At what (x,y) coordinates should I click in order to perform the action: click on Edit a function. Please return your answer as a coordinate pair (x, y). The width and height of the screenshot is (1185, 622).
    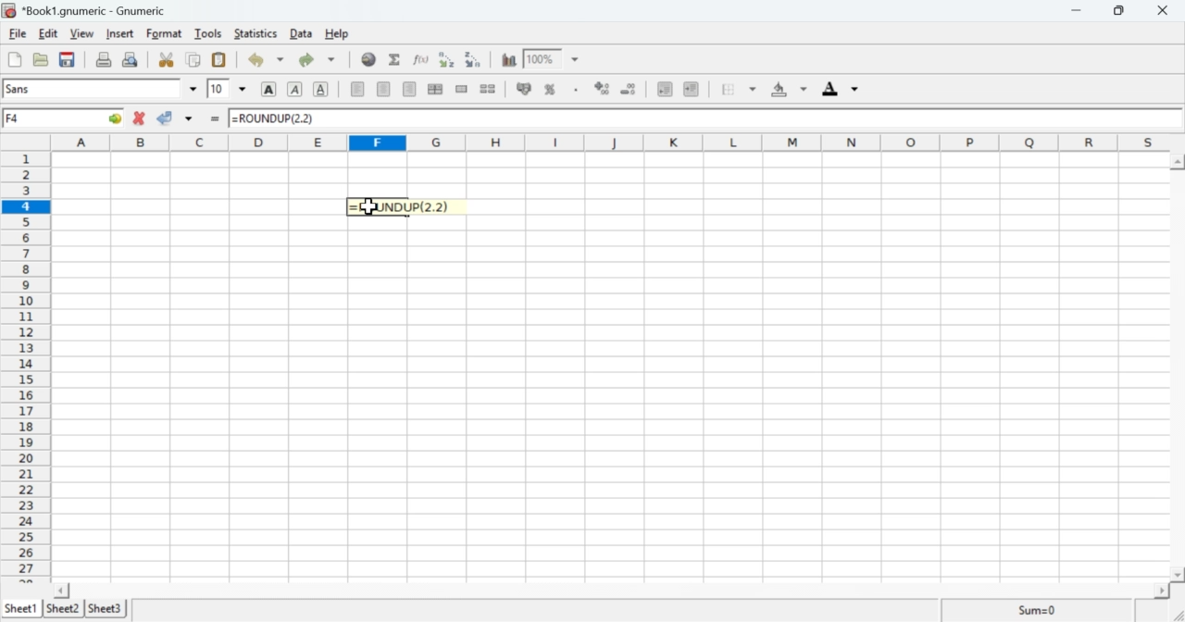
    Looking at the image, I should click on (421, 58).